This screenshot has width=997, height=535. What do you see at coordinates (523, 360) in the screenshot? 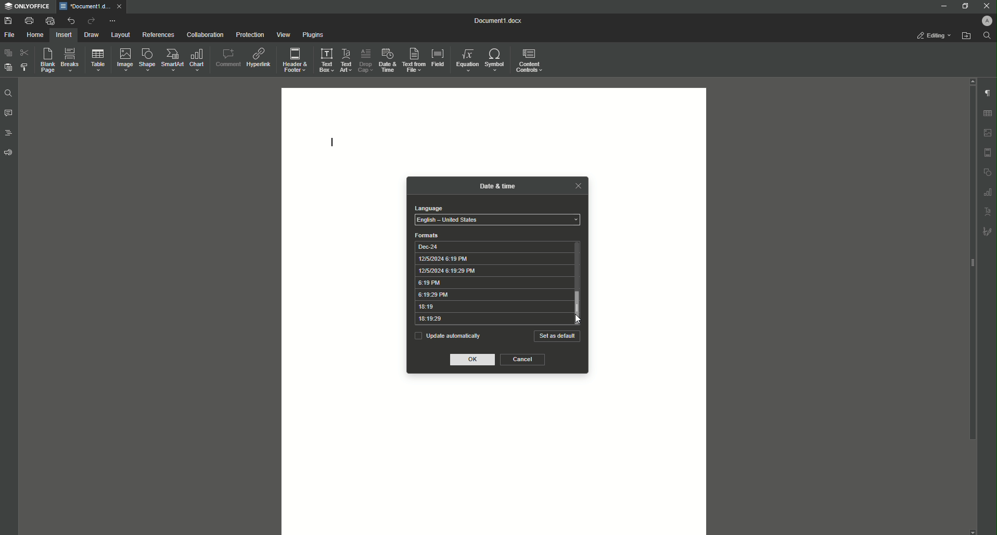
I see `Cancel` at bounding box center [523, 360].